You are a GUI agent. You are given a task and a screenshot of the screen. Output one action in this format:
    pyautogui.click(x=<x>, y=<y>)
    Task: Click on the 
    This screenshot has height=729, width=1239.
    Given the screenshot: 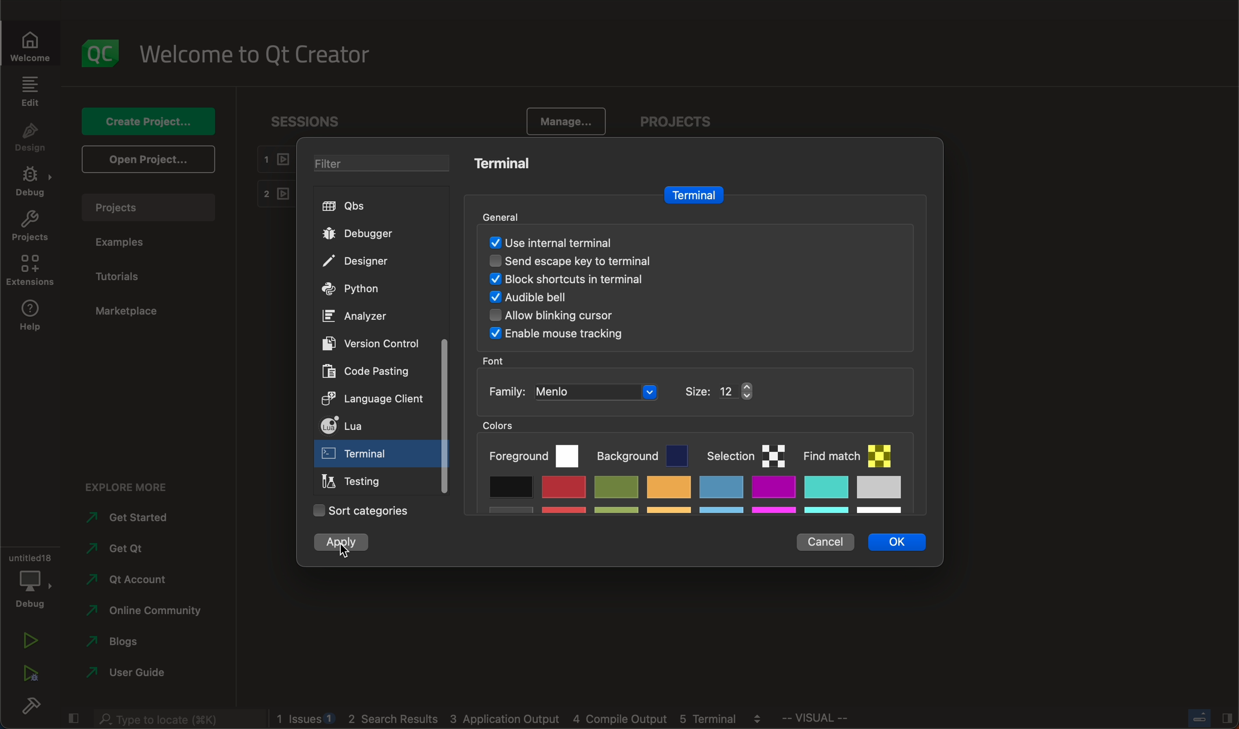 What is the action you would take?
    pyautogui.click(x=560, y=335)
    